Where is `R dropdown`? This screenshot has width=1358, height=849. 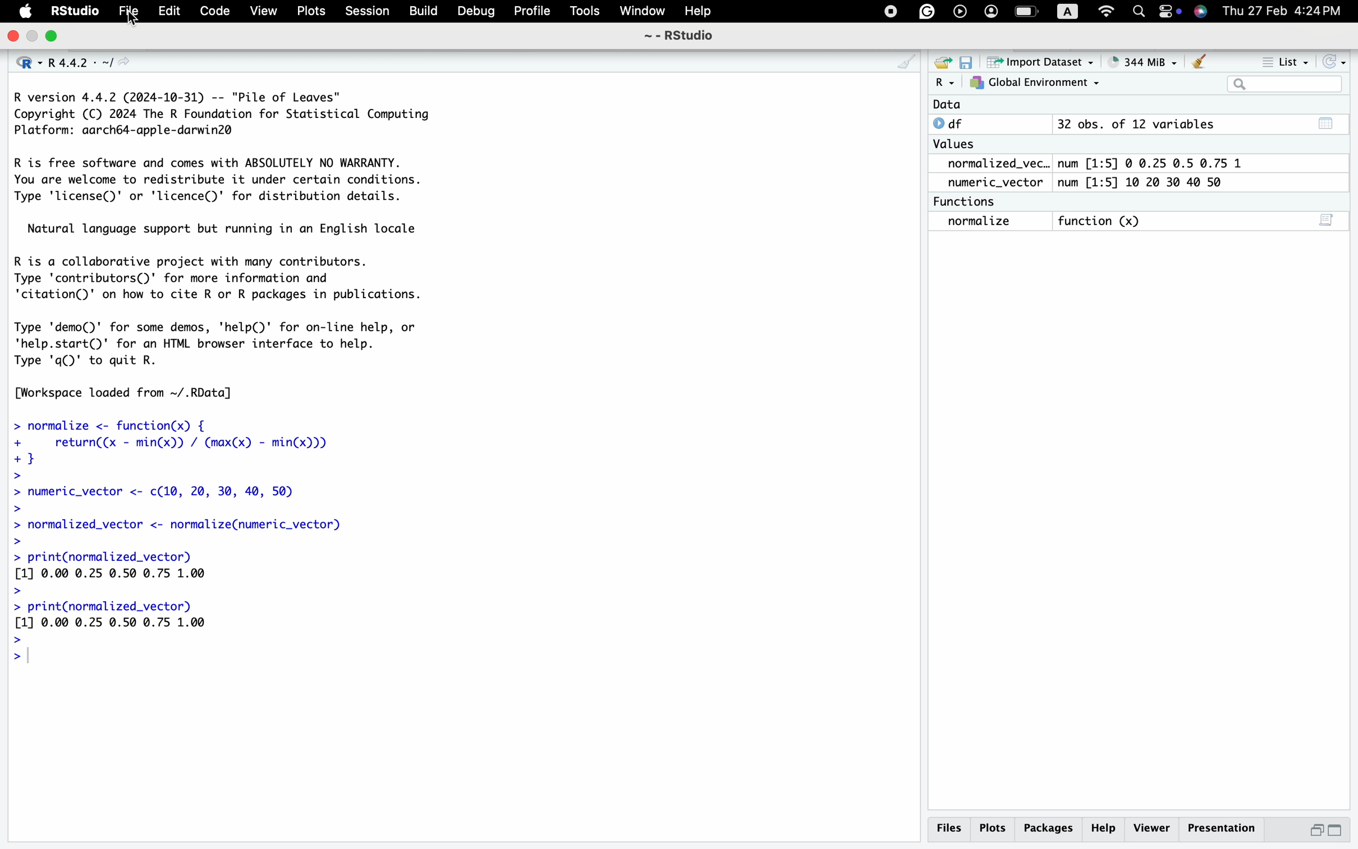 R dropdown is located at coordinates (948, 83).